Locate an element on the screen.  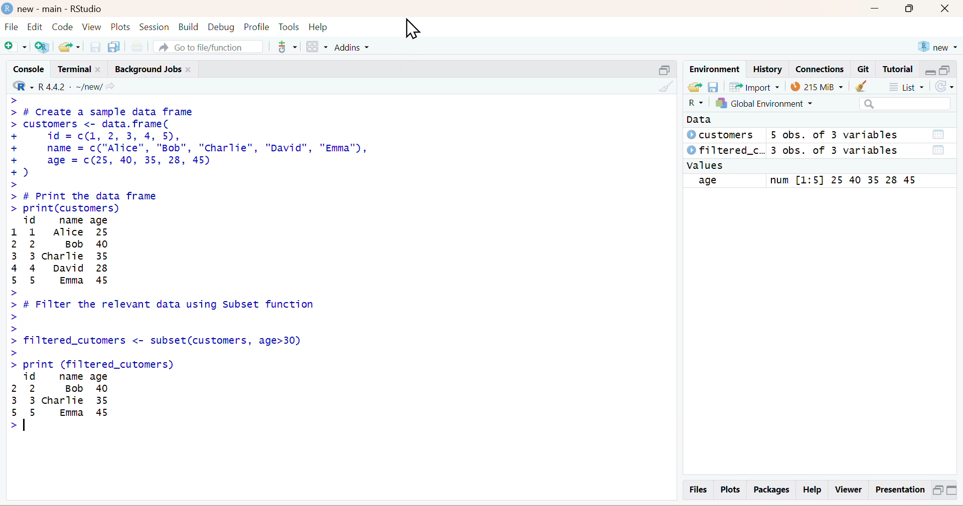
Build is located at coordinates (186, 27).